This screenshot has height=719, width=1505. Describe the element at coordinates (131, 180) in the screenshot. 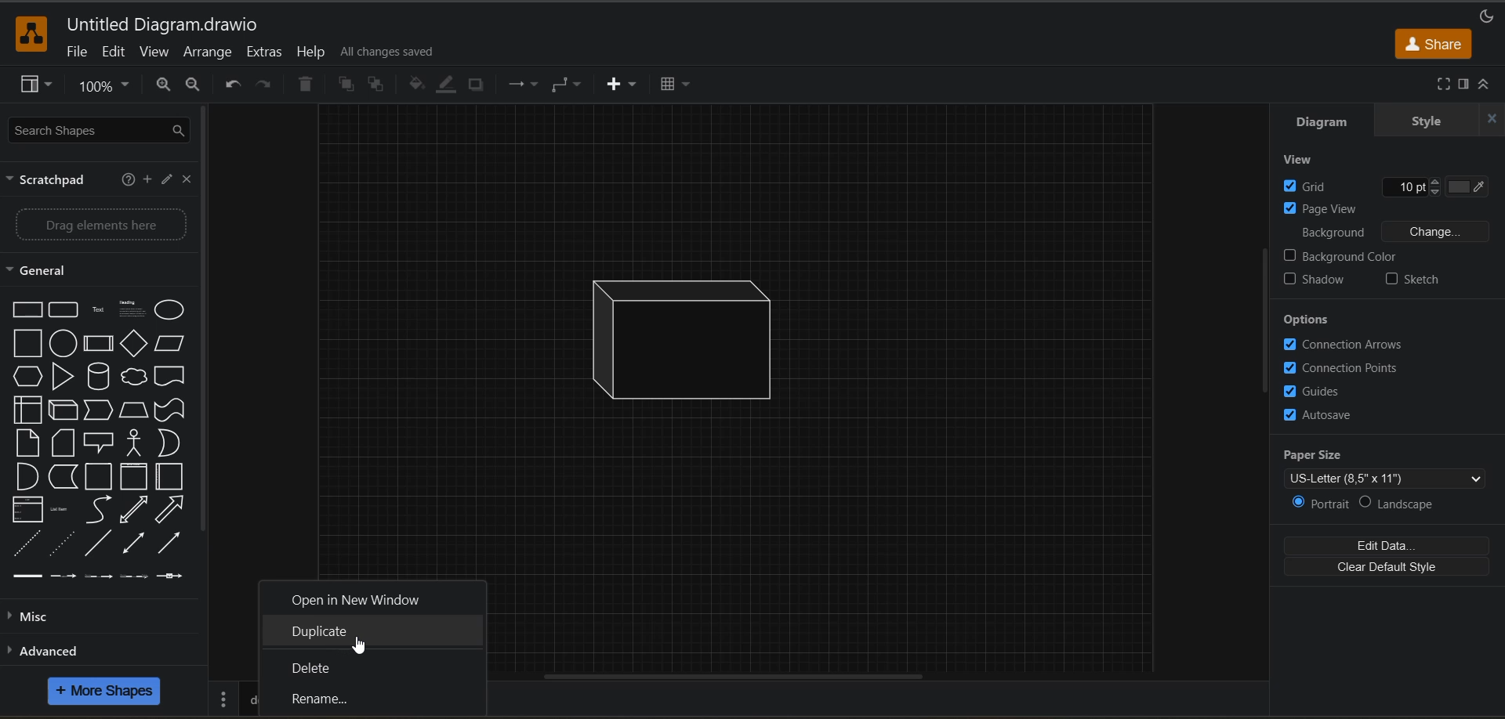

I see `help` at that location.